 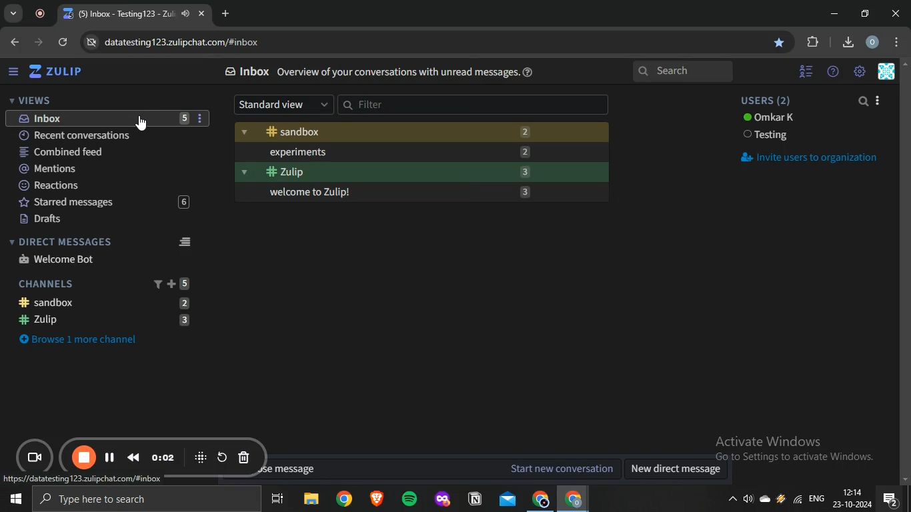 I want to click on inbox, so click(x=102, y=118).